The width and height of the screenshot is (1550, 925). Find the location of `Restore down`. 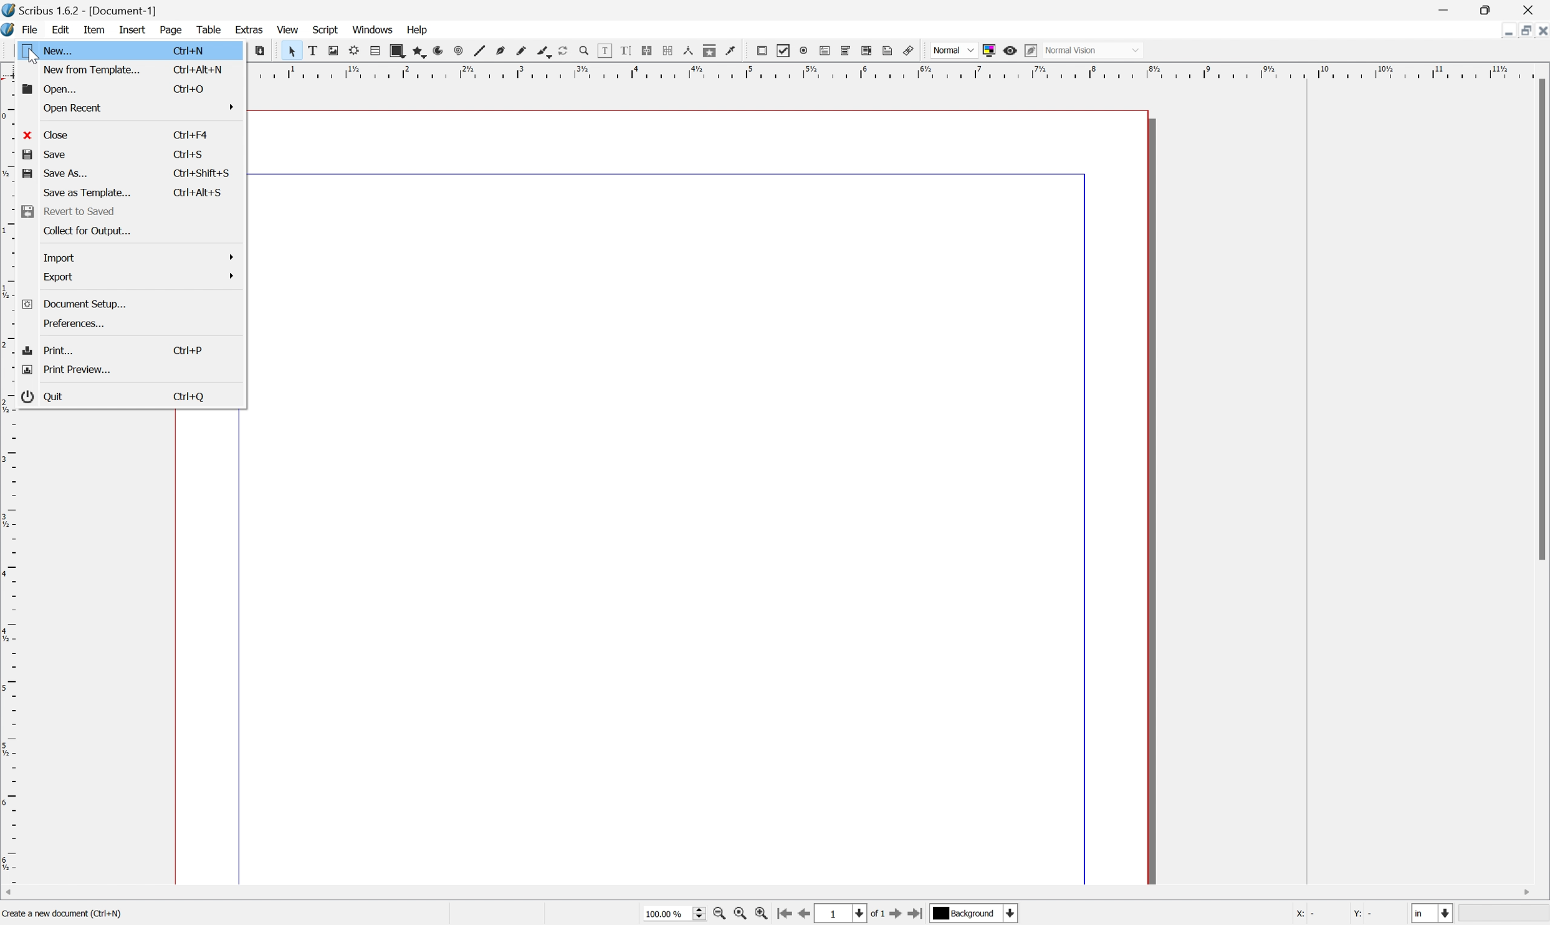

Restore down is located at coordinates (1519, 30).